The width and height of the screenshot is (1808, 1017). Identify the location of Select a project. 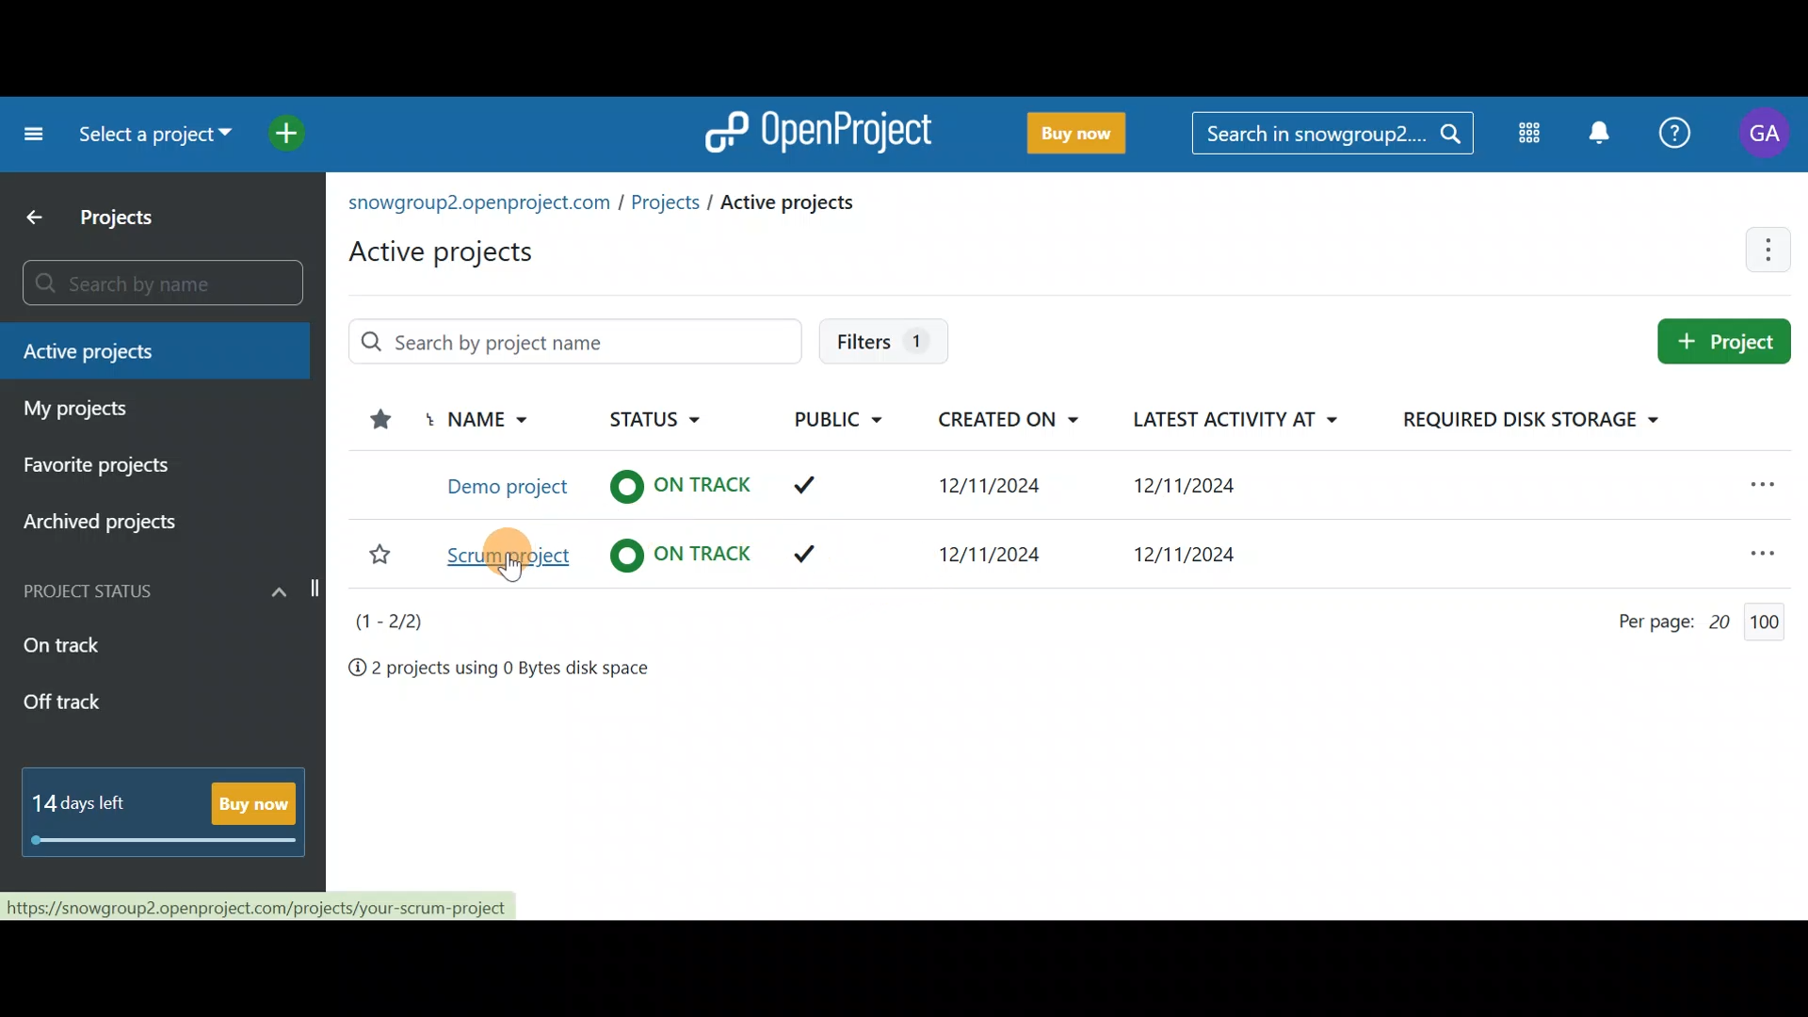
(153, 141).